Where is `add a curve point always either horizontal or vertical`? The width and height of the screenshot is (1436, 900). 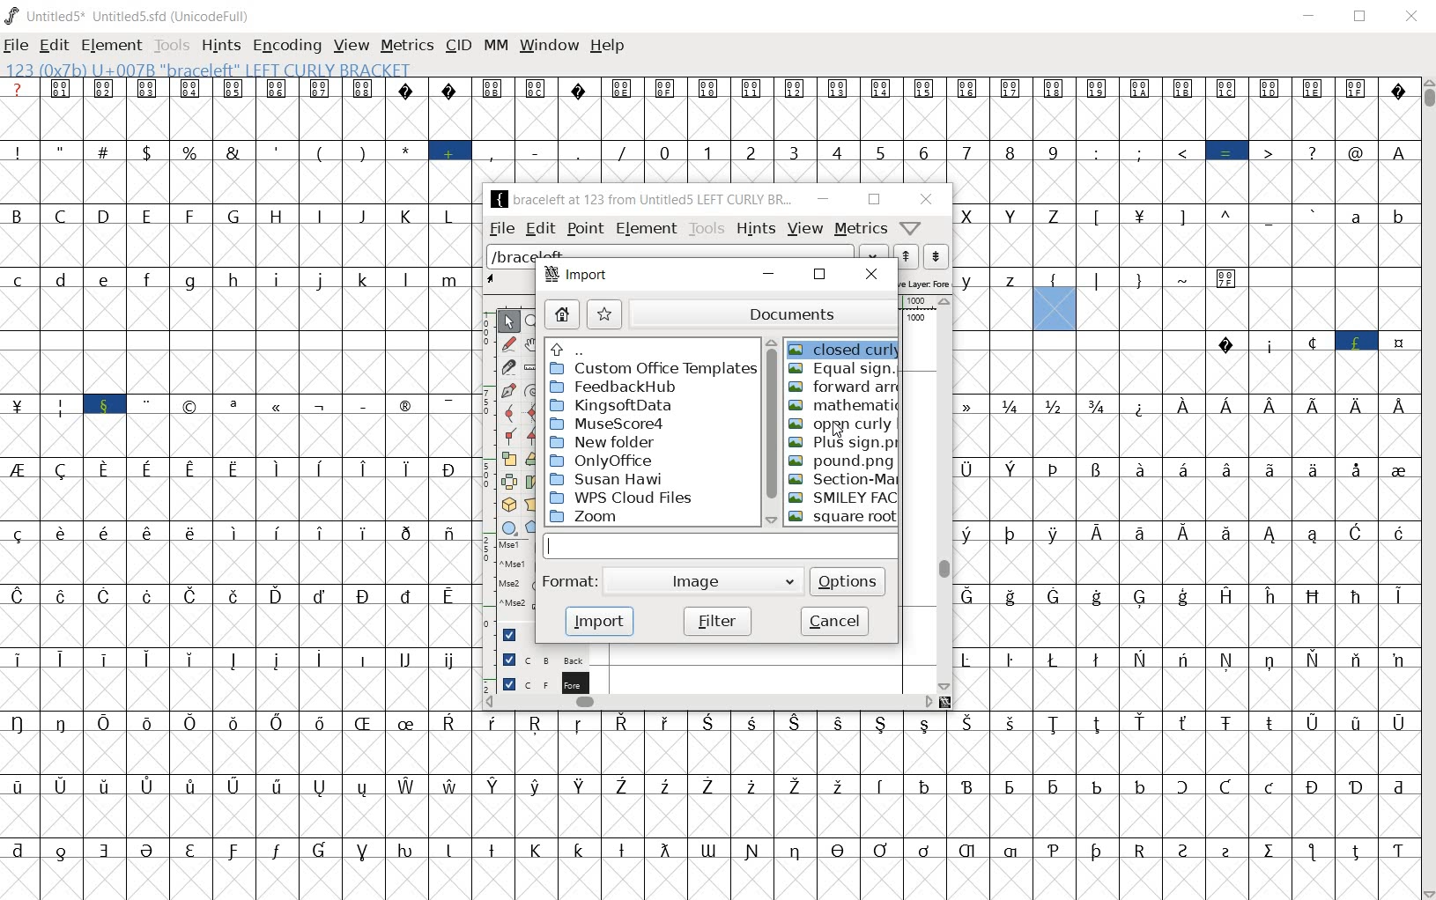
add a curve point always either horizontal or vertical is located at coordinates (535, 412).